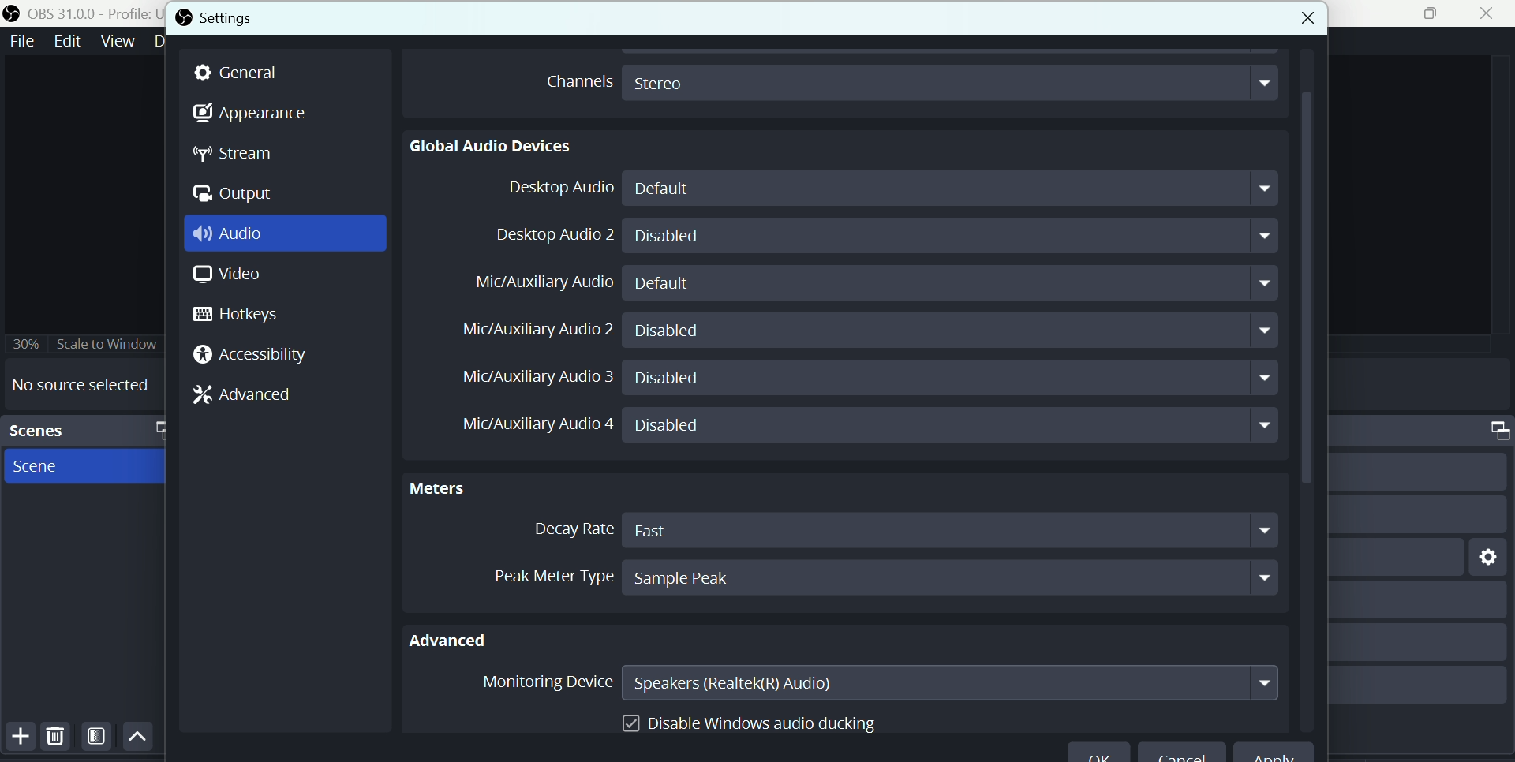  What do you see at coordinates (567, 529) in the screenshot?
I see `Decay Rate` at bounding box center [567, 529].